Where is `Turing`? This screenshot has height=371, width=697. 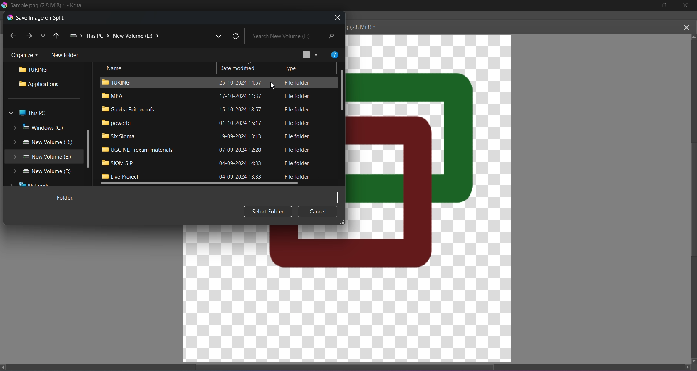 Turing is located at coordinates (36, 71).